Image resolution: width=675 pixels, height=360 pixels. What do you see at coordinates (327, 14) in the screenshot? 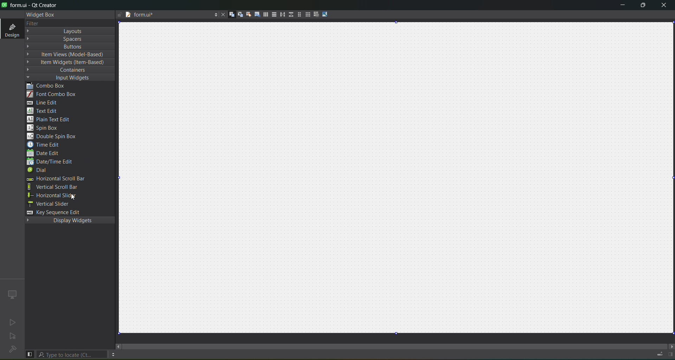
I see `adjust size` at bounding box center [327, 14].